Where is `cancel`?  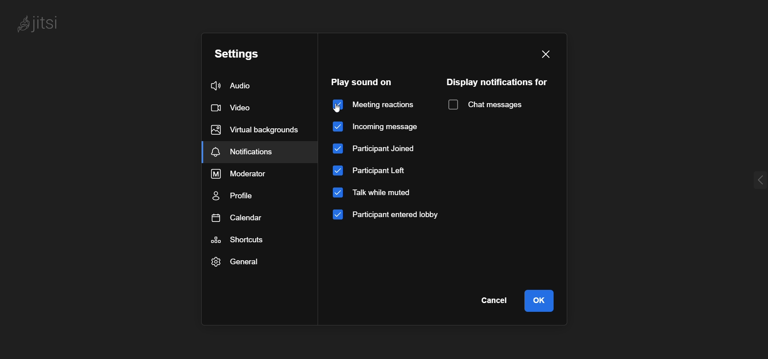 cancel is located at coordinates (497, 298).